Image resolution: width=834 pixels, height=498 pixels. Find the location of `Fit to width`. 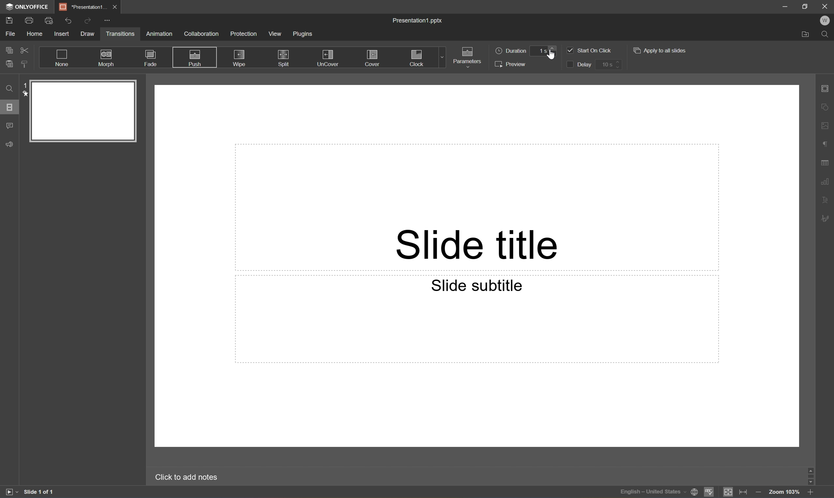

Fit to width is located at coordinates (744, 493).